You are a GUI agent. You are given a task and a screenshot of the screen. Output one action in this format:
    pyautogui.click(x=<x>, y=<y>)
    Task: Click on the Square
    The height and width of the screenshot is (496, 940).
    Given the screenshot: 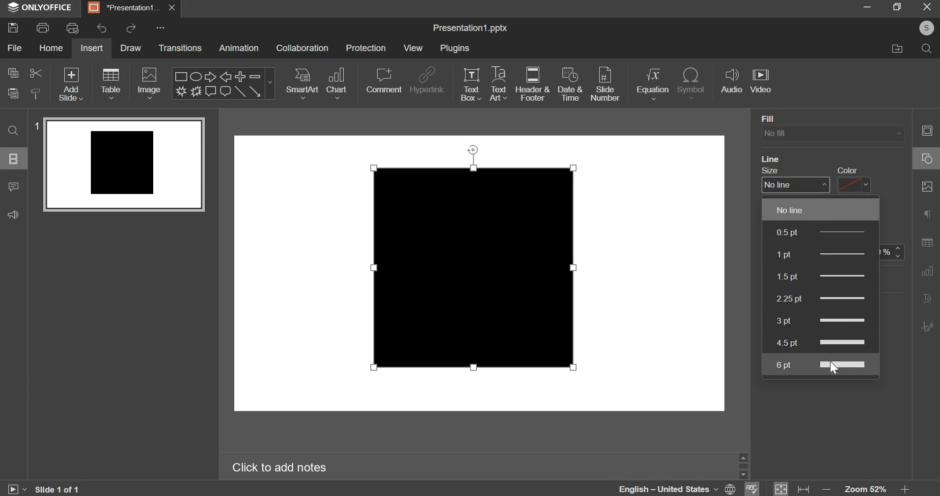 What is the action you would take?
    pyautogui.click(x=179, y=76)
    